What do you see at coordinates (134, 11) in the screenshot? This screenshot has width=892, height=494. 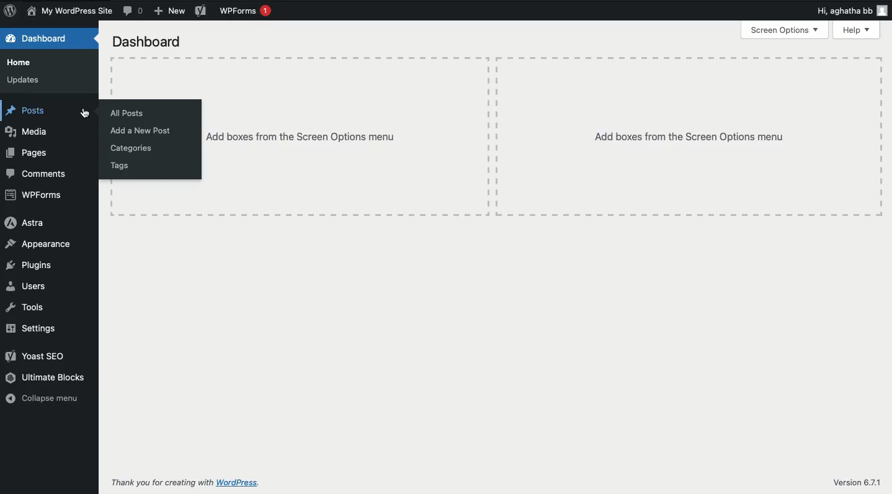 I see `Comments` at bounding box center [134, 11].